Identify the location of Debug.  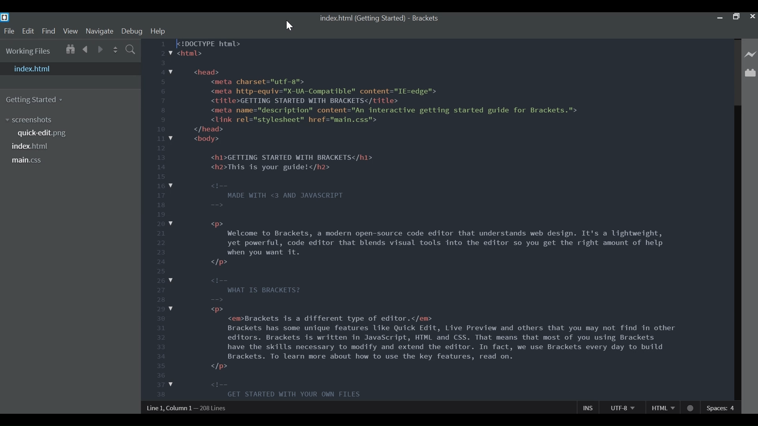
(132, 32).